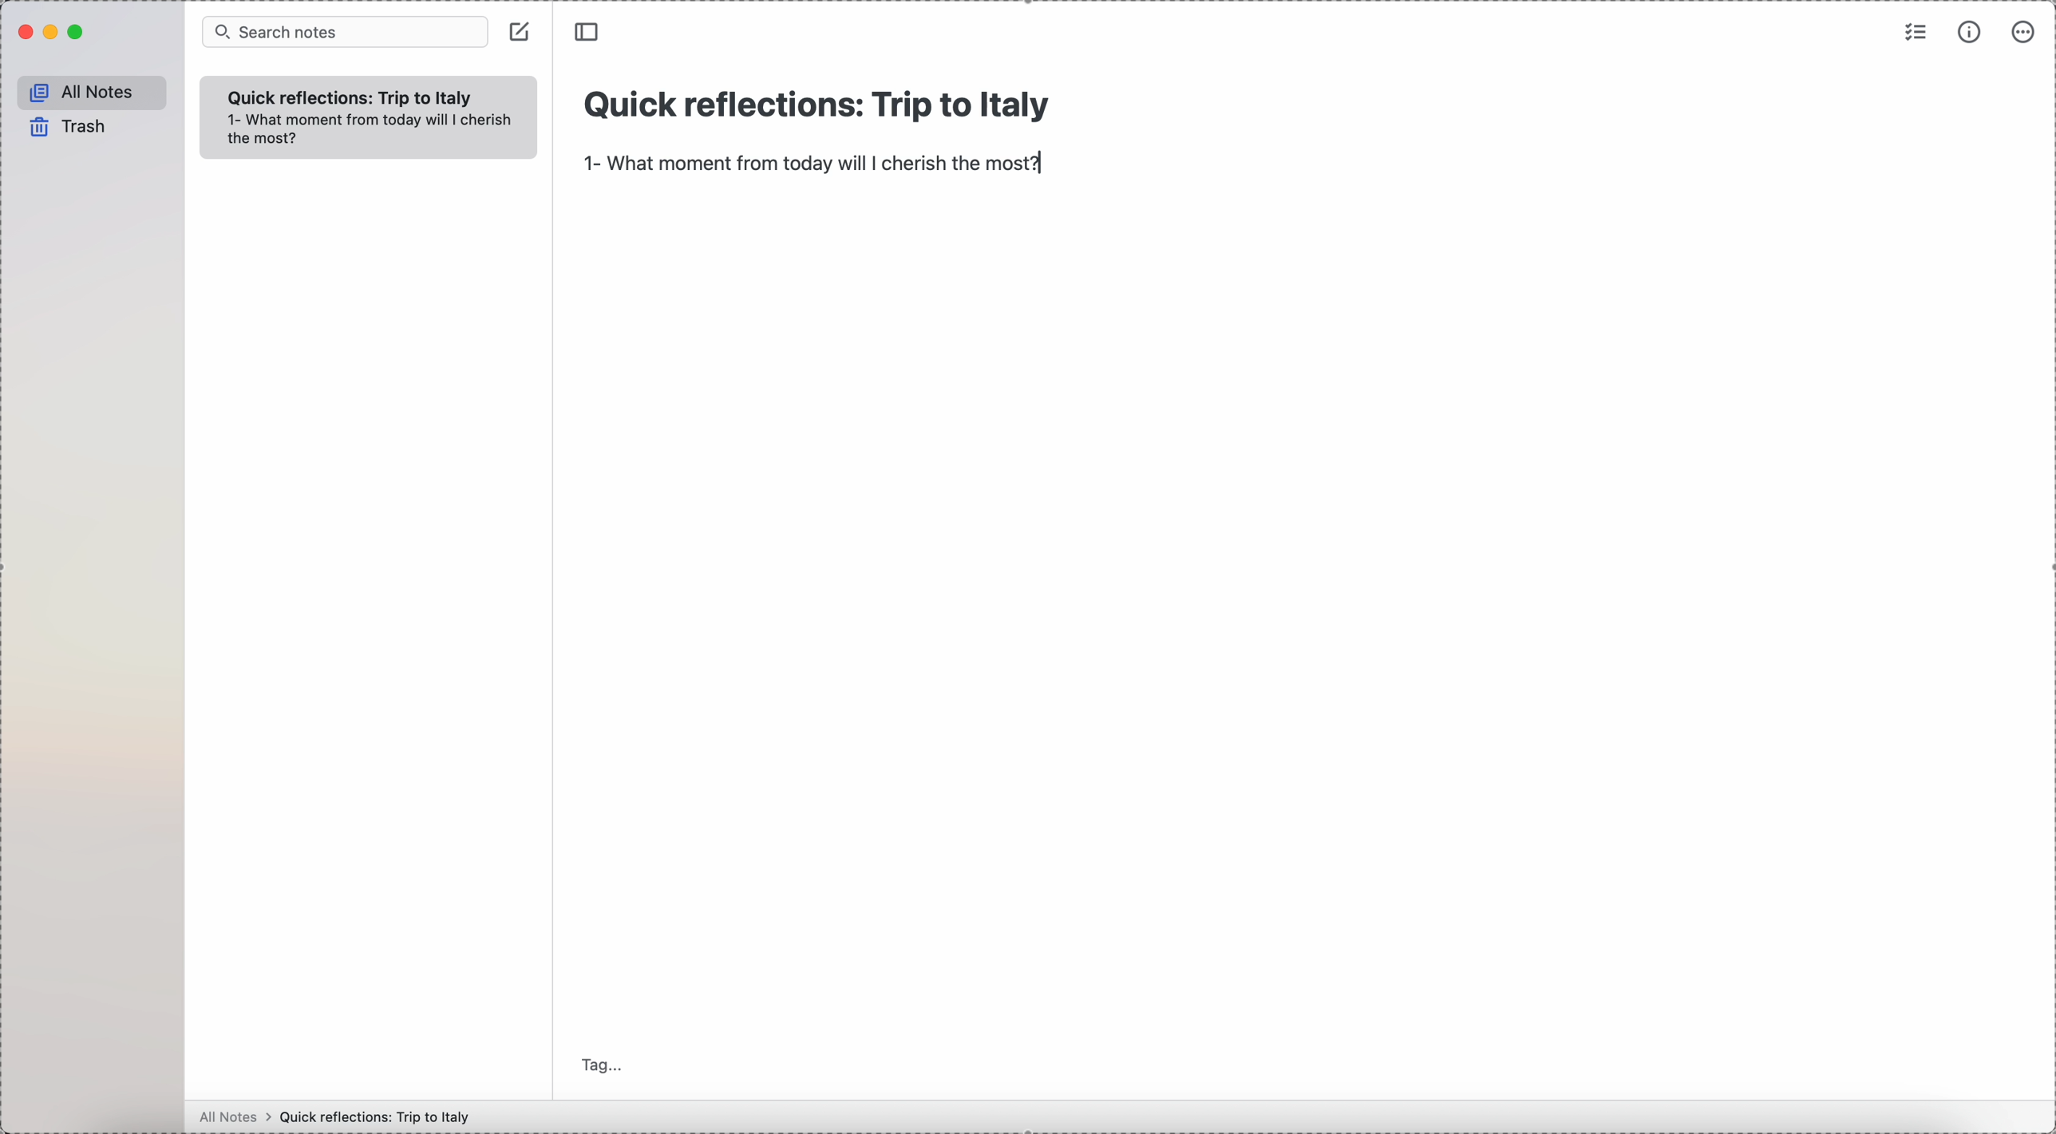 The width and height of the screenshot is (2056, 1134). What do you see at coordinates (589, 32) in the screenshot?
I see `toggle sidebar` at bounding box center [589, 32].